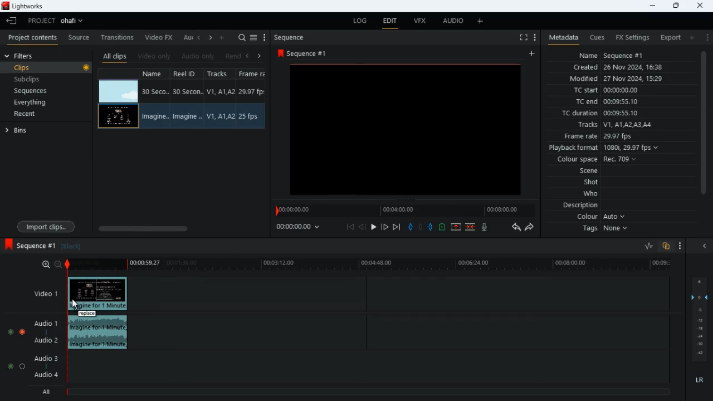 This screenshot has width=713, height=401. I want to click on colour, so click(602, 217).